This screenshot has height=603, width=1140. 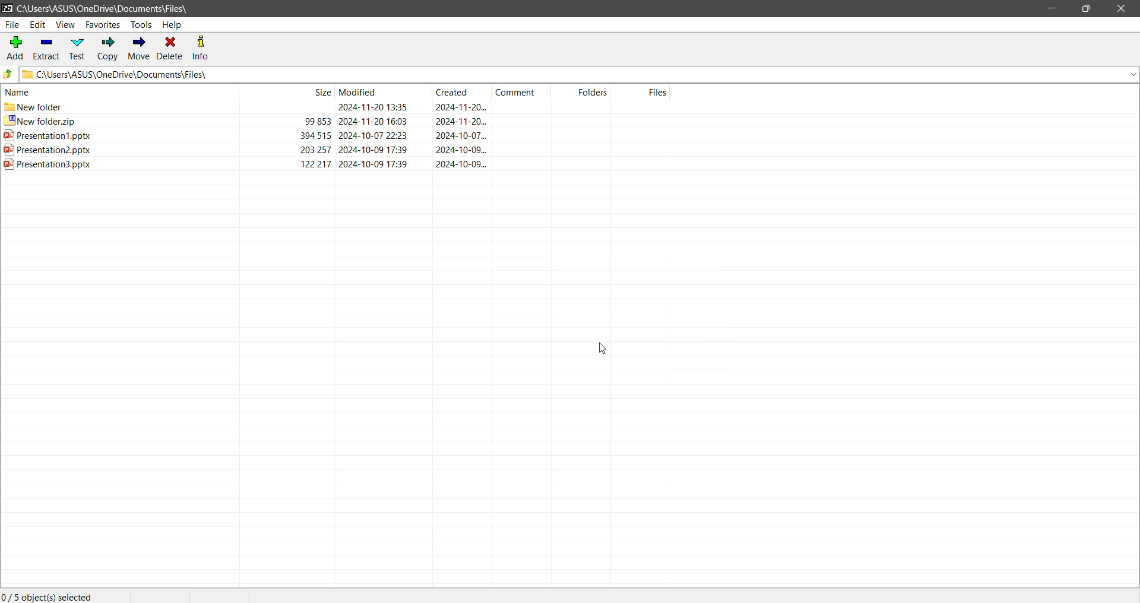 What do you see at coordinates (287, 92) in the screenshot?
I see `File Sizes` at bounding box center [287, 92].